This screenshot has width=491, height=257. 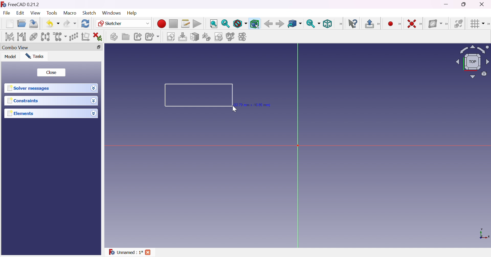 I want to click on Elements, so click(x=20, y=114).